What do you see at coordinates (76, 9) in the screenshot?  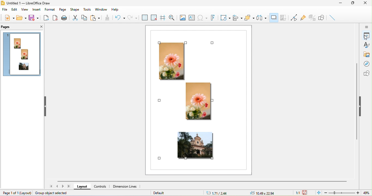 I see `shape` at bounding box center [76, 9].